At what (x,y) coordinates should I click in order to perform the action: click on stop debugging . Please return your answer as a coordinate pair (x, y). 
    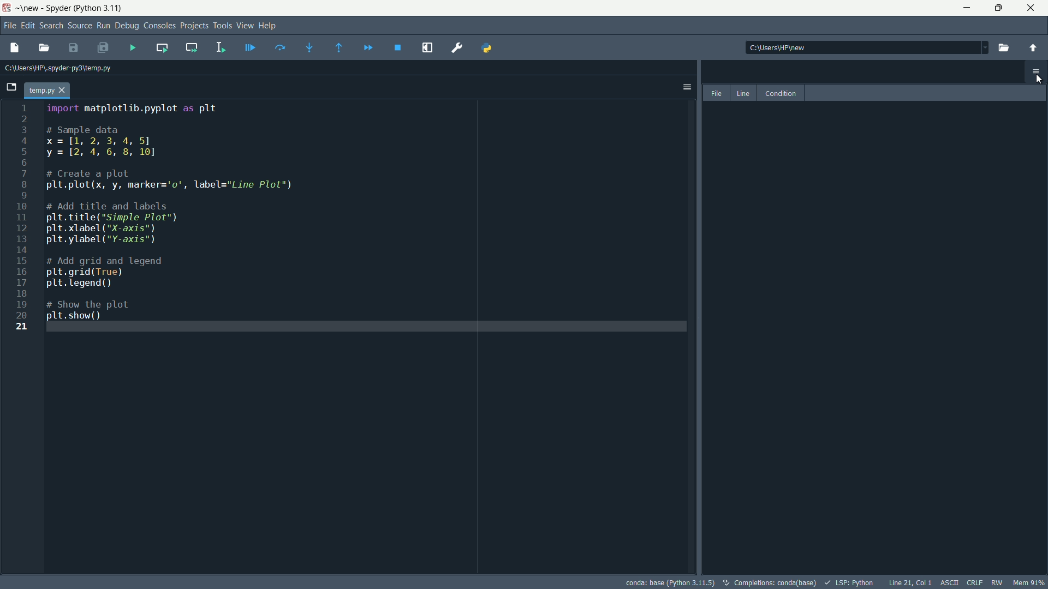
    Looking at the image, I should click on (398, 48).